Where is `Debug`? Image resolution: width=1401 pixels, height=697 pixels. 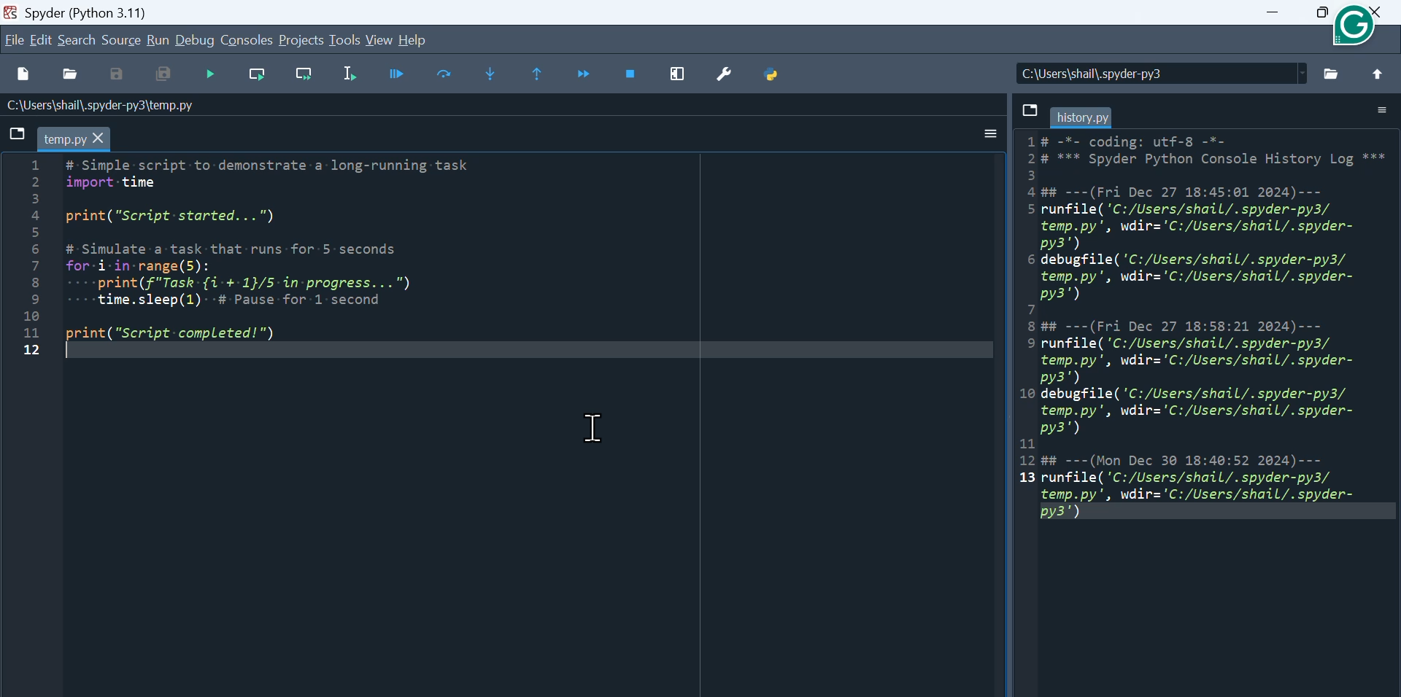 Debug is located at coordinates (193, 42).